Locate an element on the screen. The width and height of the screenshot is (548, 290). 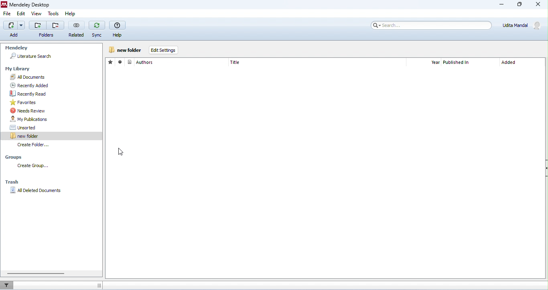
folders is located at coordinates (46, 35).